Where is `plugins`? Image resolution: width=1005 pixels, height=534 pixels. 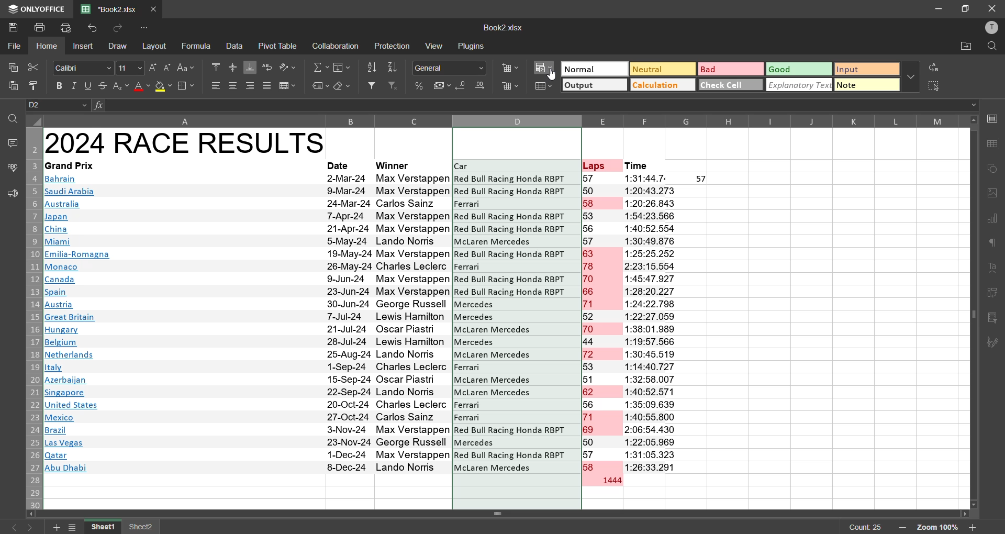
plugins is located at coordinates (471, 46).